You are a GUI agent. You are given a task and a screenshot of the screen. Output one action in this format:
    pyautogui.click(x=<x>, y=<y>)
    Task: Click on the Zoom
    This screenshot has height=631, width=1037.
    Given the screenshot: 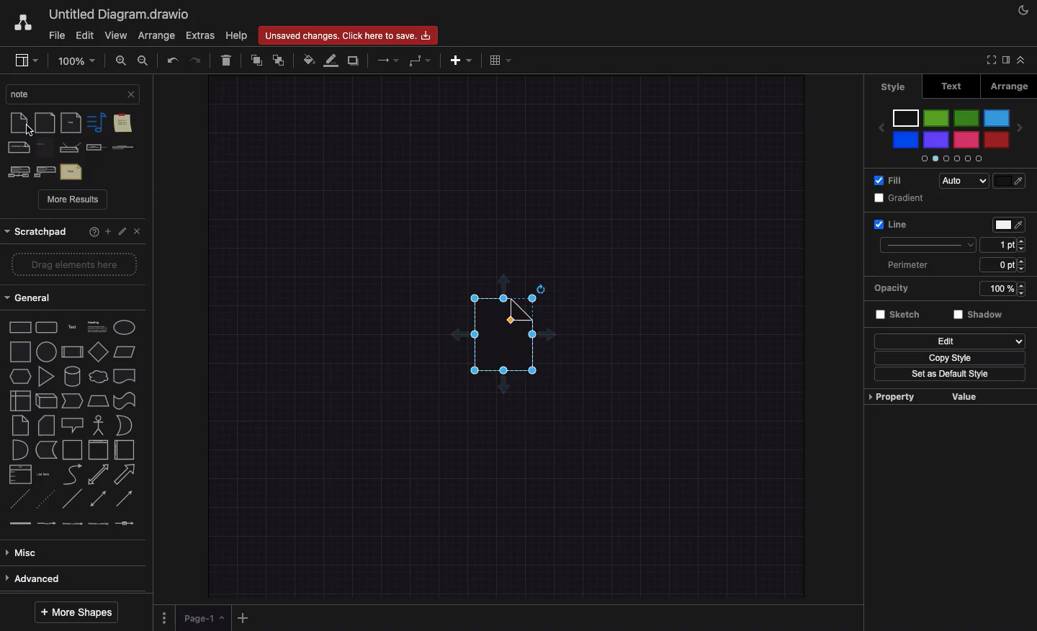 What is the action you would take?
    pyautogui.click(x=76, y=60)
    